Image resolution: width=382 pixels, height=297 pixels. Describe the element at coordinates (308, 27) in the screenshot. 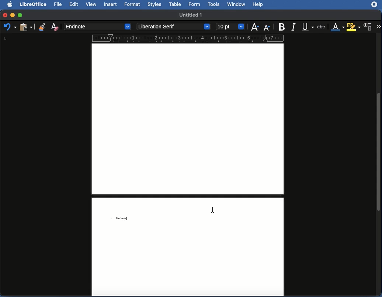

I see `Underline` at that location.